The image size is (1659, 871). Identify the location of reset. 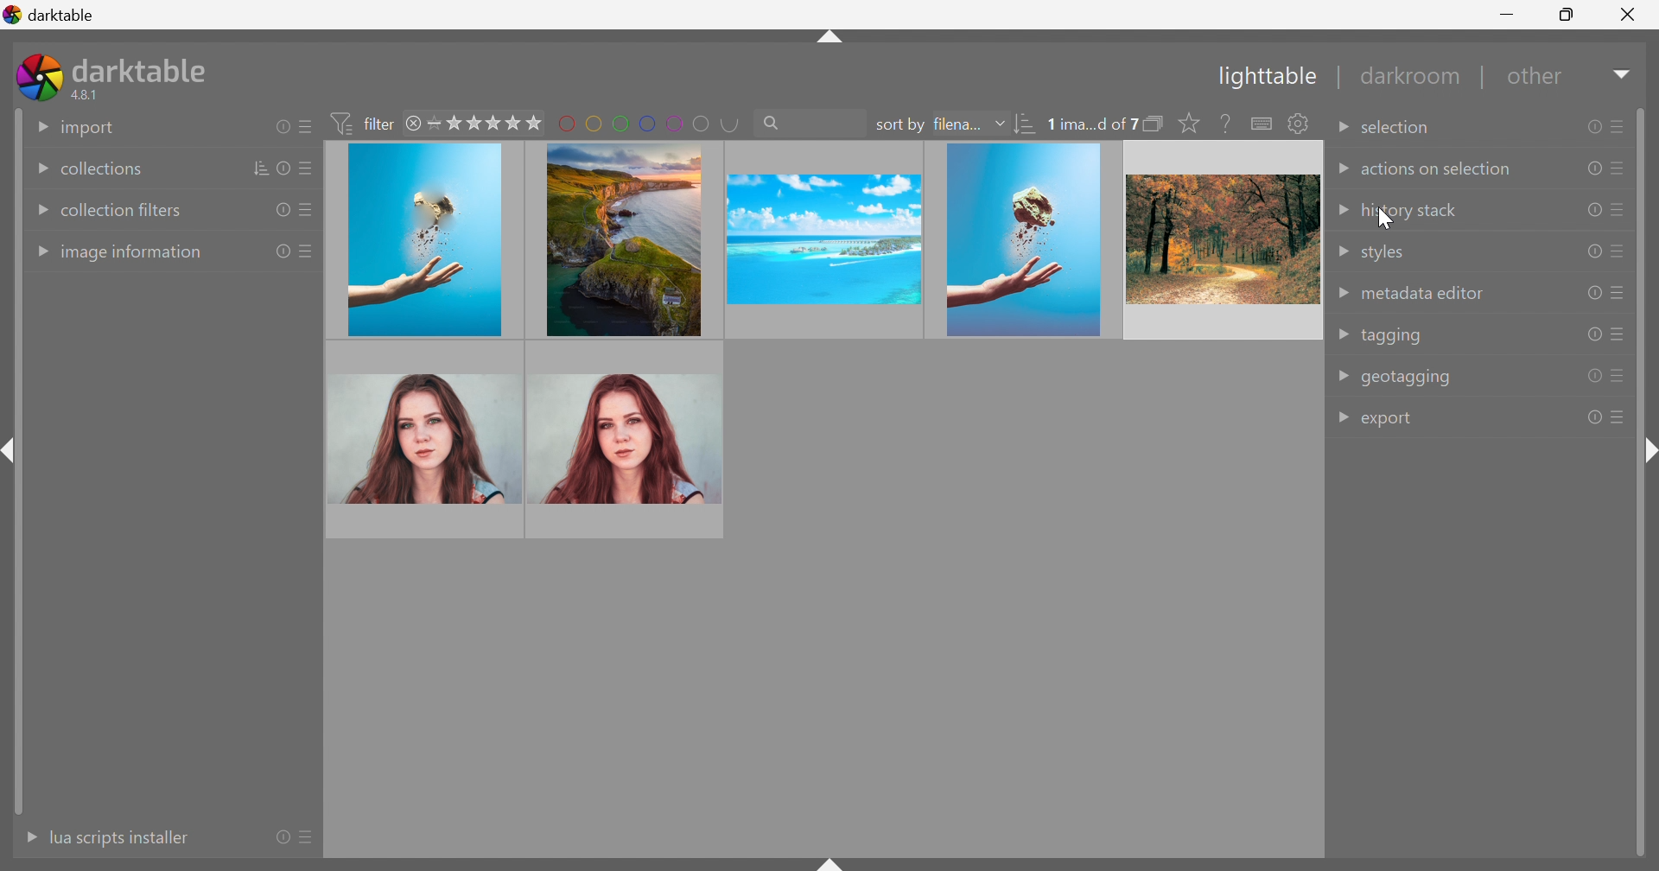
(283, 836).